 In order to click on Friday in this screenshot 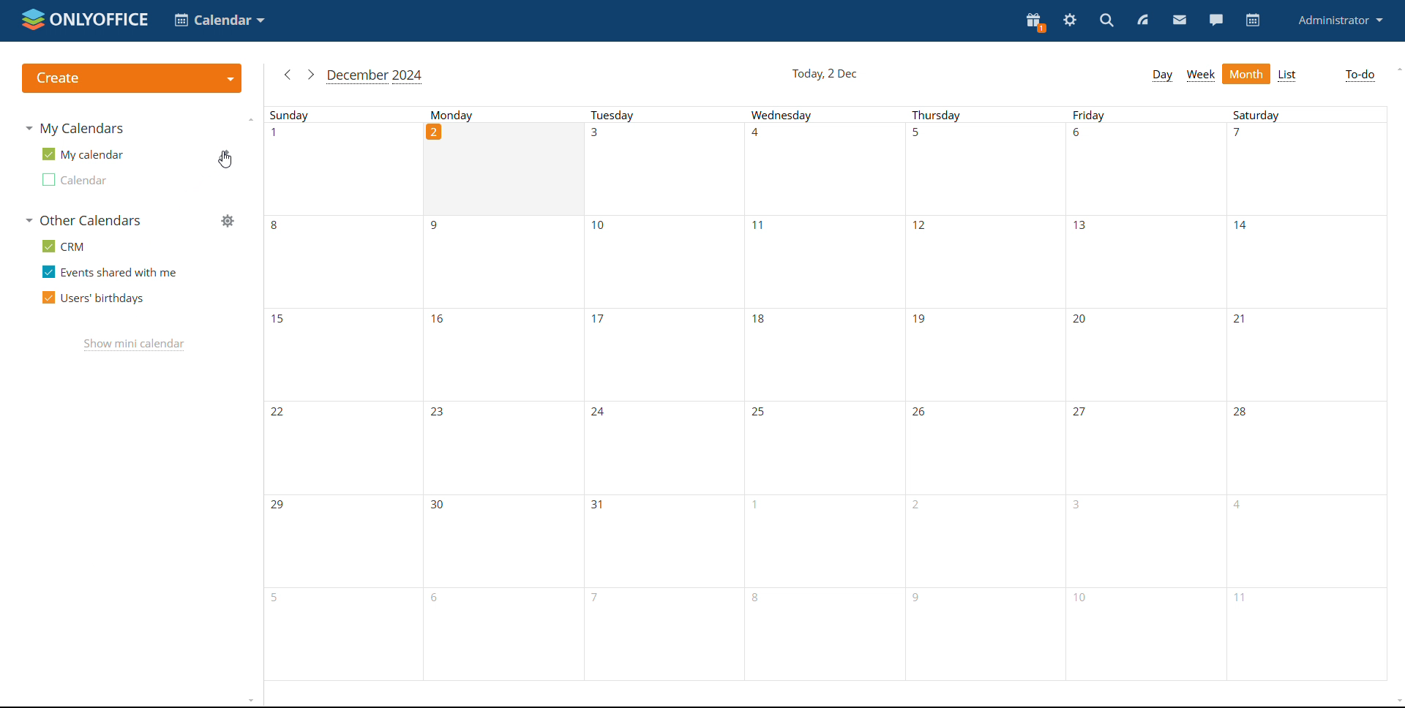, I will do `click(1144, 403)`.